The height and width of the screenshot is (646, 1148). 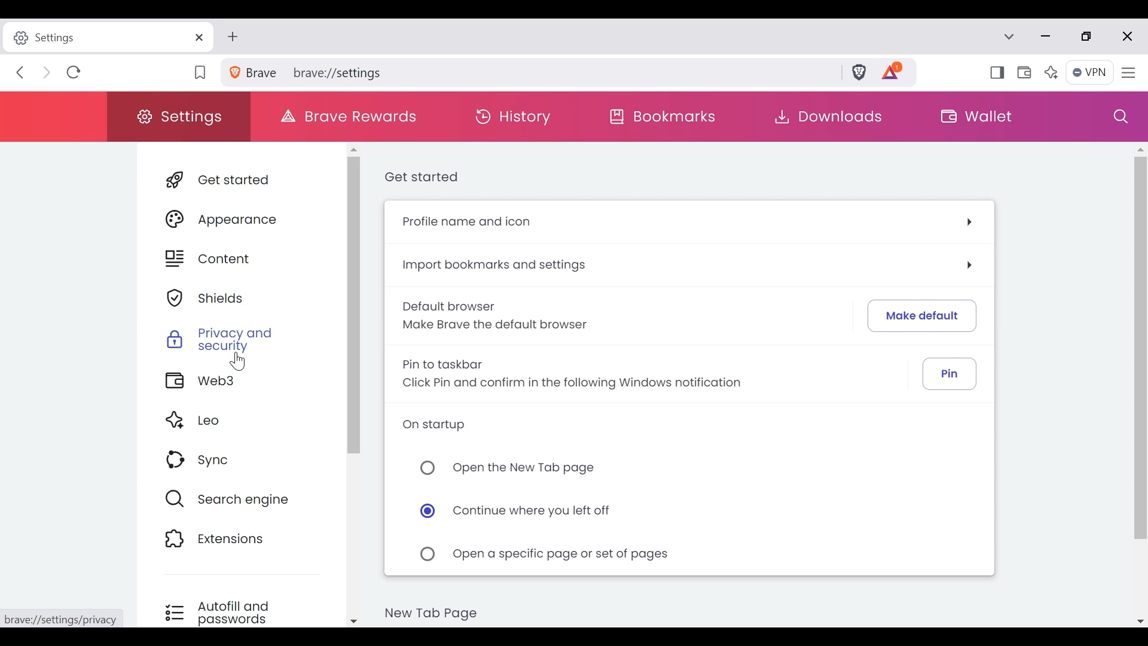 What do you see at coordinates (47, 75) in the screenshot?
I see `Click to Go Forward` at bounding box center [47, 75].